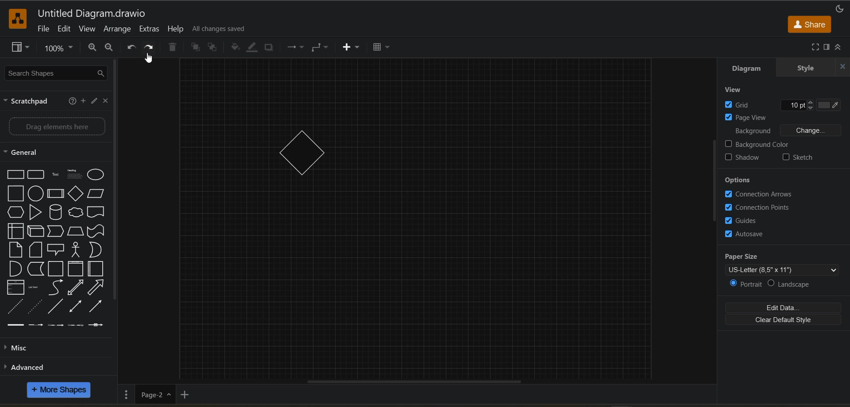 Image resolution: width=850 pixels, height=407 pixels. What do you see at coordinates (35, 307) in the screenshot?
I see `dotted line` at bounding box center [35, 307].